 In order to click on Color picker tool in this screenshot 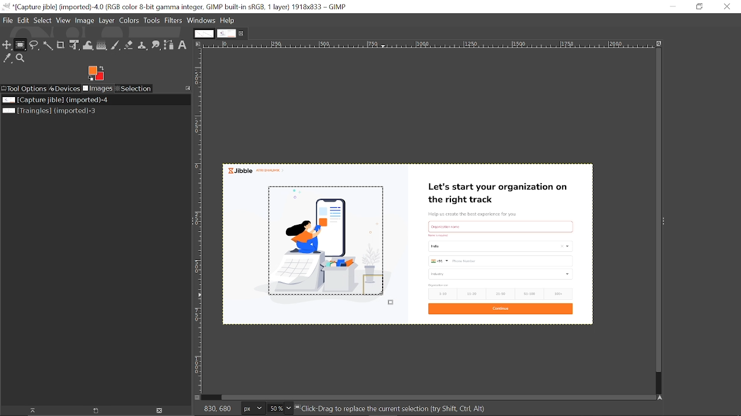, I will do `click(6, 60)`.